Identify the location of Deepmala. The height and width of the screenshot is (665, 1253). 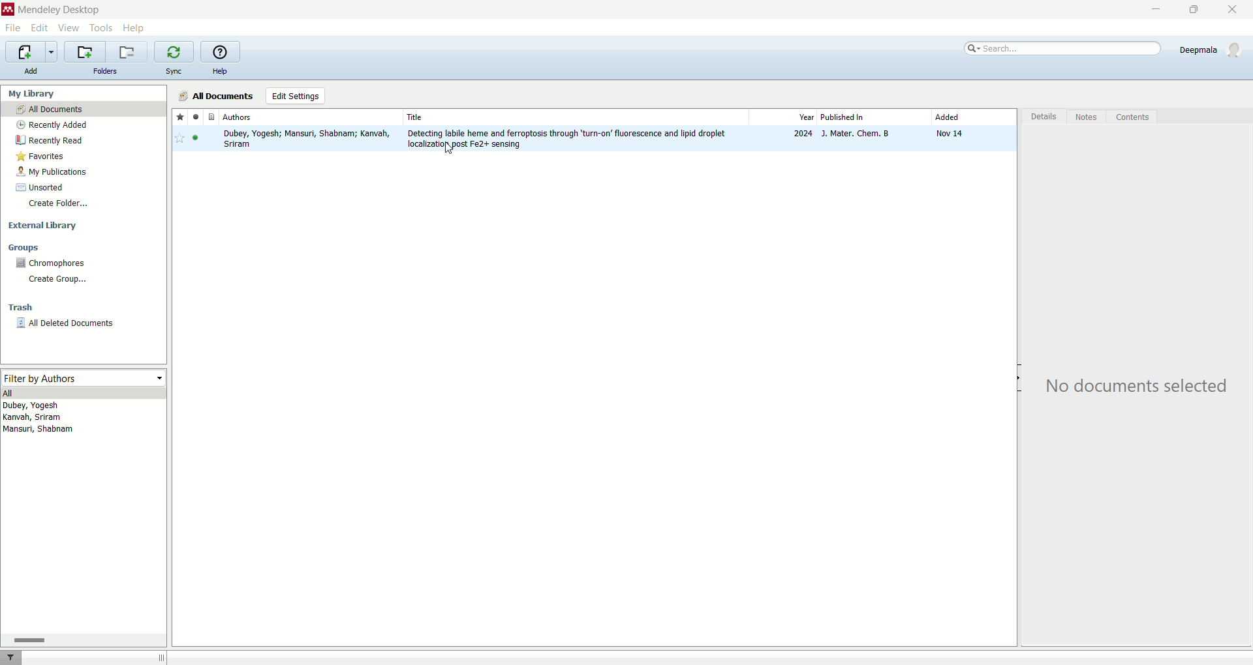
(1211, 48).